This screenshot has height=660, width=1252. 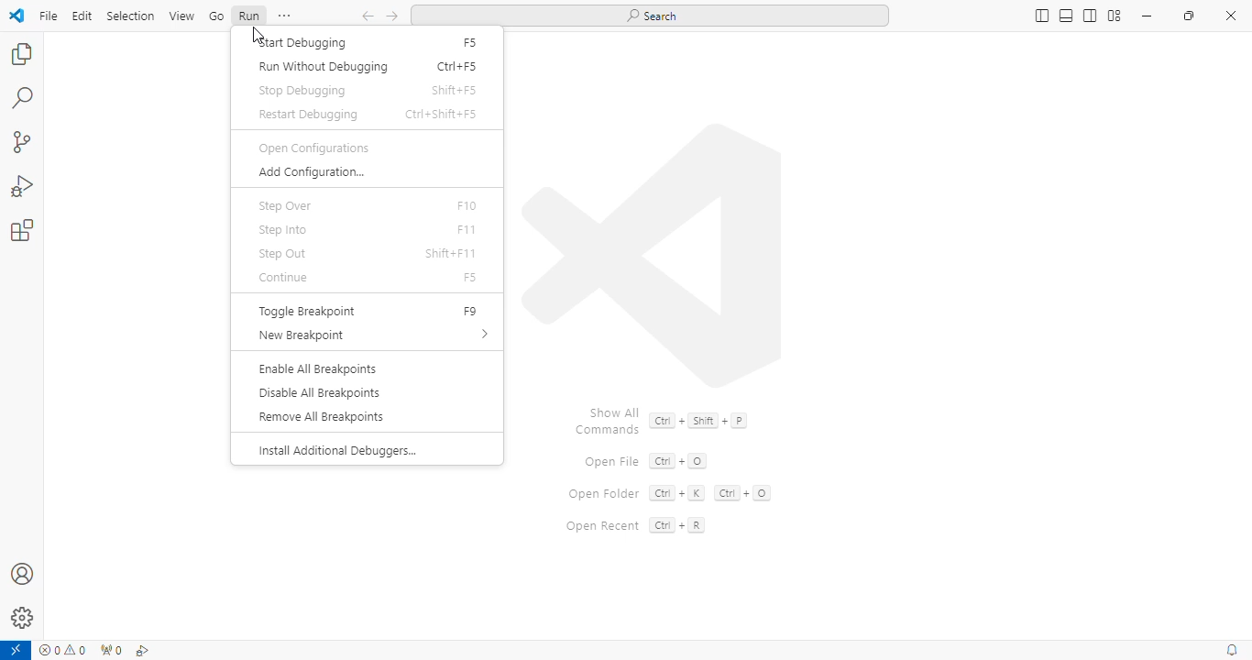 What do you see at coordinates (302, 90) in the screenshot?
I see `stop debugging` at bounding box center [302, 90].